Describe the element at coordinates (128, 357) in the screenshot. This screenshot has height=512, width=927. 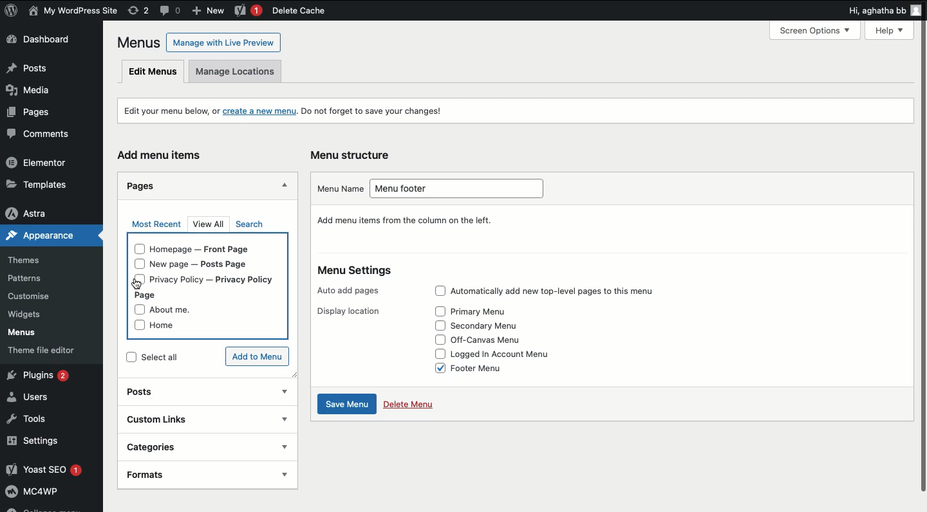
I see `checkbox` at that location.